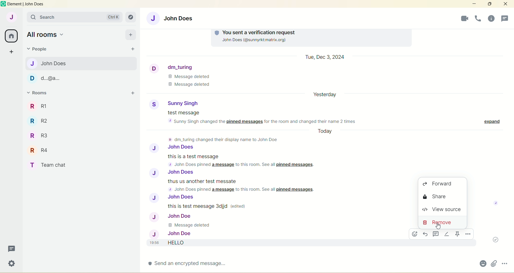  What do you see at coordinates (190, 266) in the screenshot?
I see `send an encrypted message...` at bounding box center [190, 266].